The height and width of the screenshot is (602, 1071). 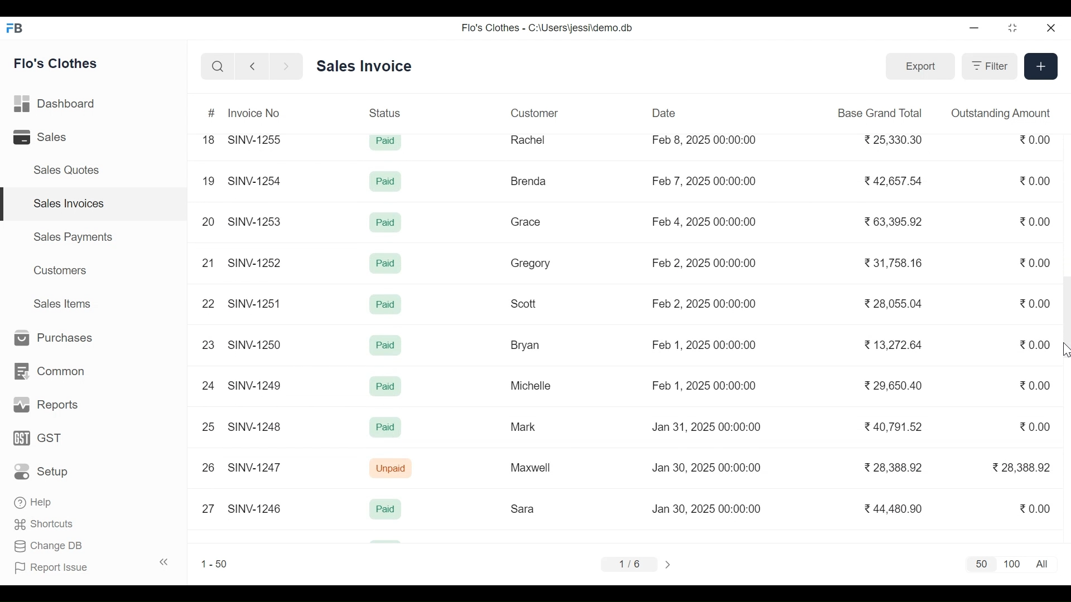 I want to click on Feb 1, 2025 00:00:00, so click(x=704, y=344).